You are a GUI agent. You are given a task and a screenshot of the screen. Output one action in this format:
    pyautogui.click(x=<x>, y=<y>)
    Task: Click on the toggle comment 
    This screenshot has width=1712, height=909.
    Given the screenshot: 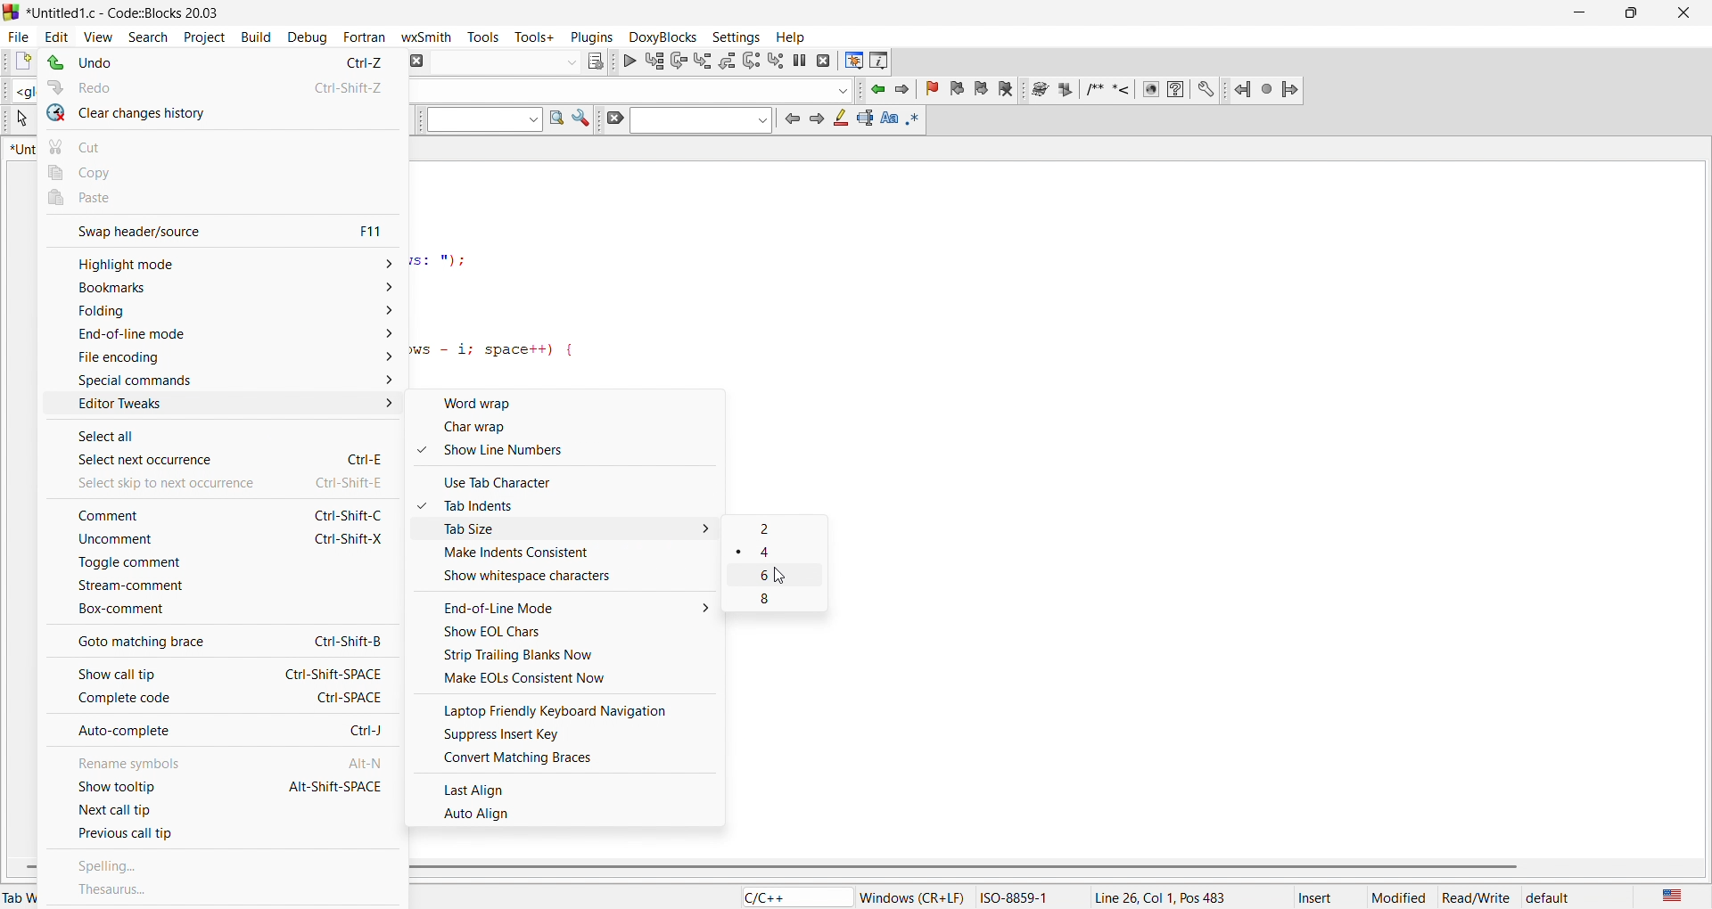 What is the action you would take?
    pyautogui.click(x=219, y=566)
    